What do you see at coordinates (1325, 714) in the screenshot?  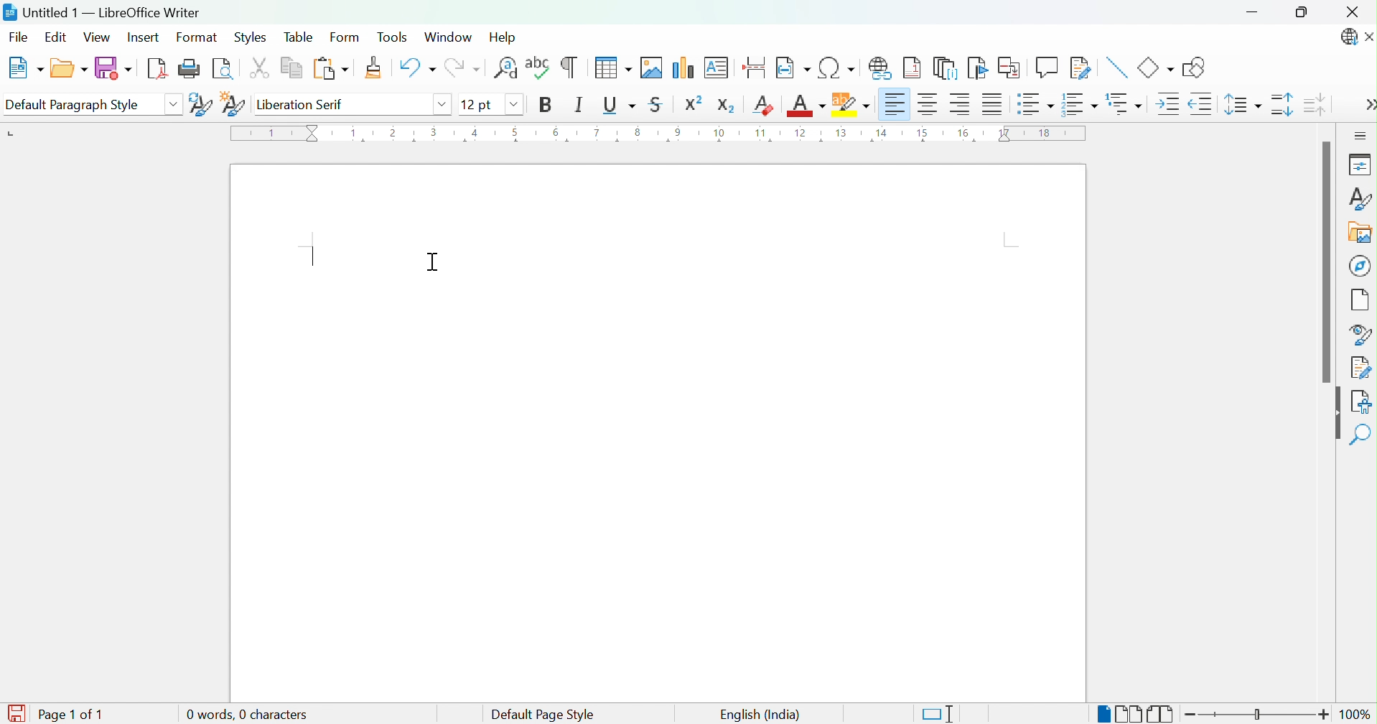 I see `Zoom in` at bounding box center [1325, 714].